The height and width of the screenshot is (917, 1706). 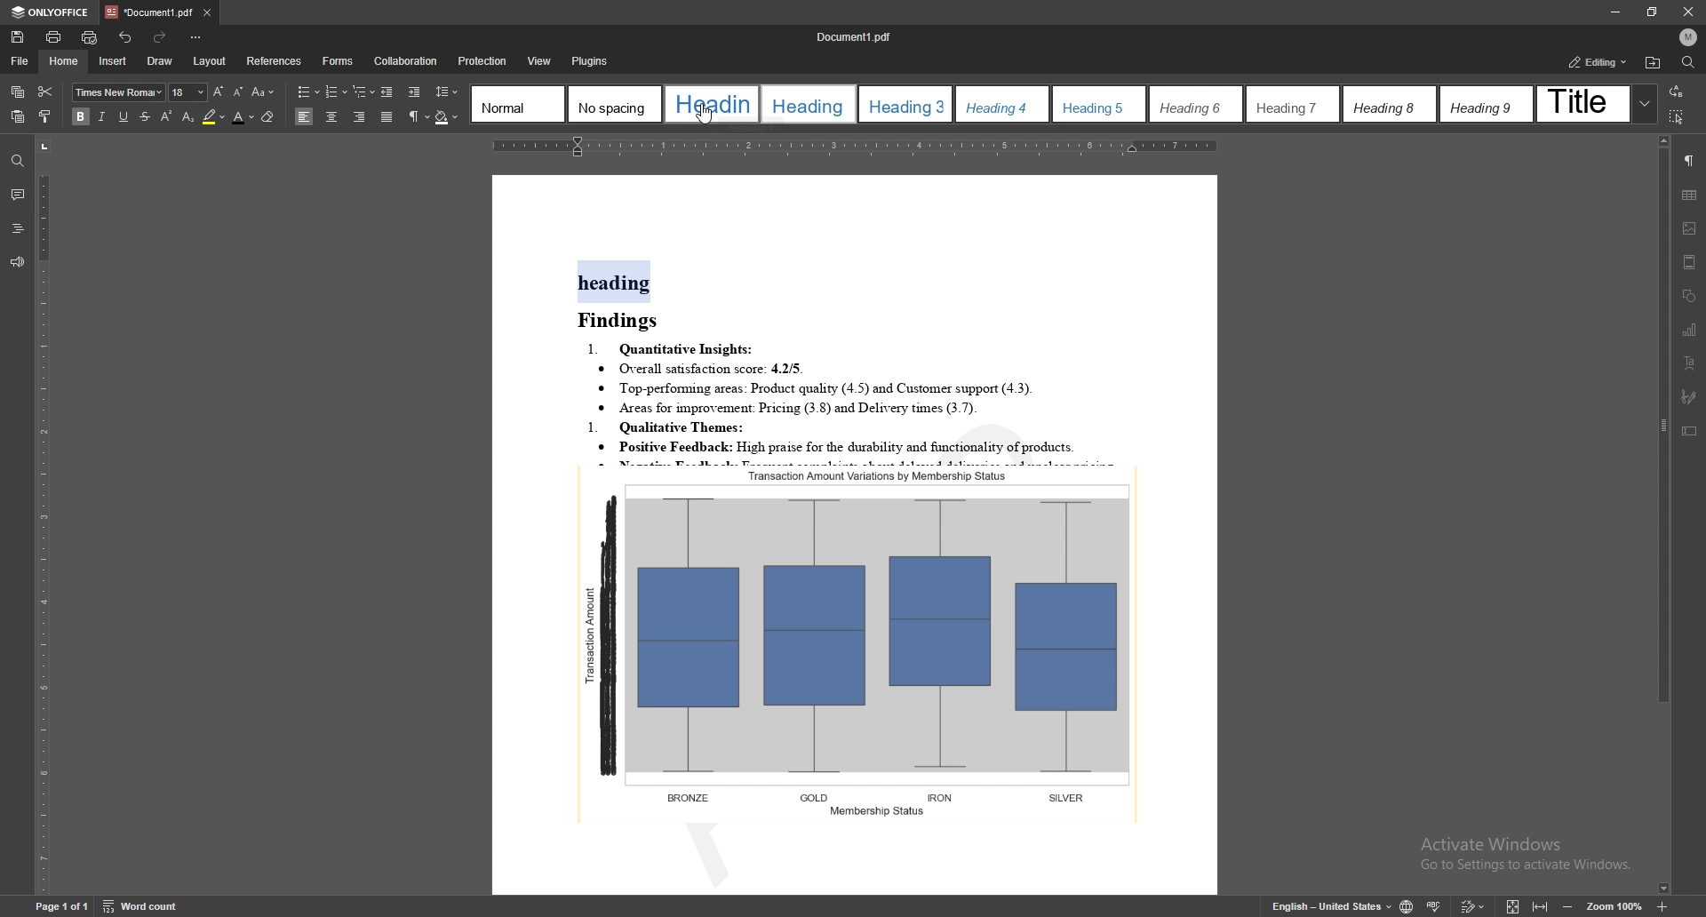 I want to click on paste, so click(x=18, y=116).